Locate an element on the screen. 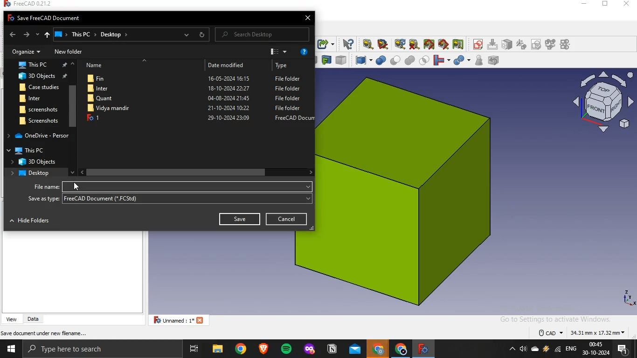  english is located at coordinates (572, 350).